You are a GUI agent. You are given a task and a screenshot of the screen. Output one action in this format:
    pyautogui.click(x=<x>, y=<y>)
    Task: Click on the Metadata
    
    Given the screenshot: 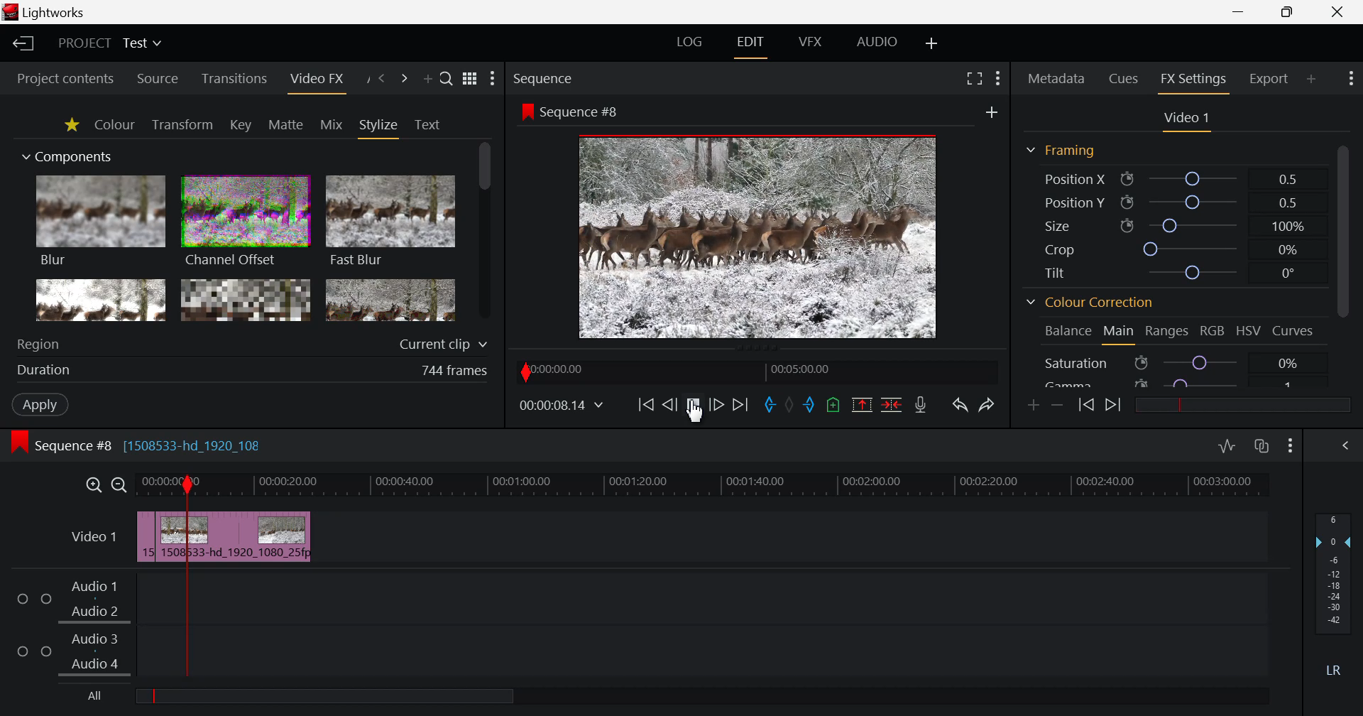 What is the action you would take?
    pyautogui.click(x=1055, y=80)
    